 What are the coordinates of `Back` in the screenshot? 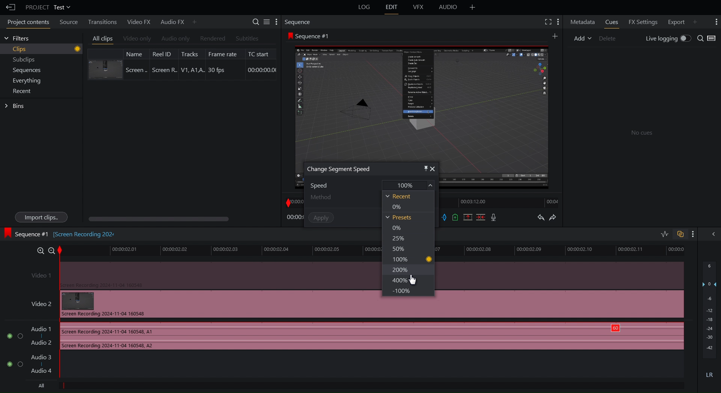 It's located at (9, 7).